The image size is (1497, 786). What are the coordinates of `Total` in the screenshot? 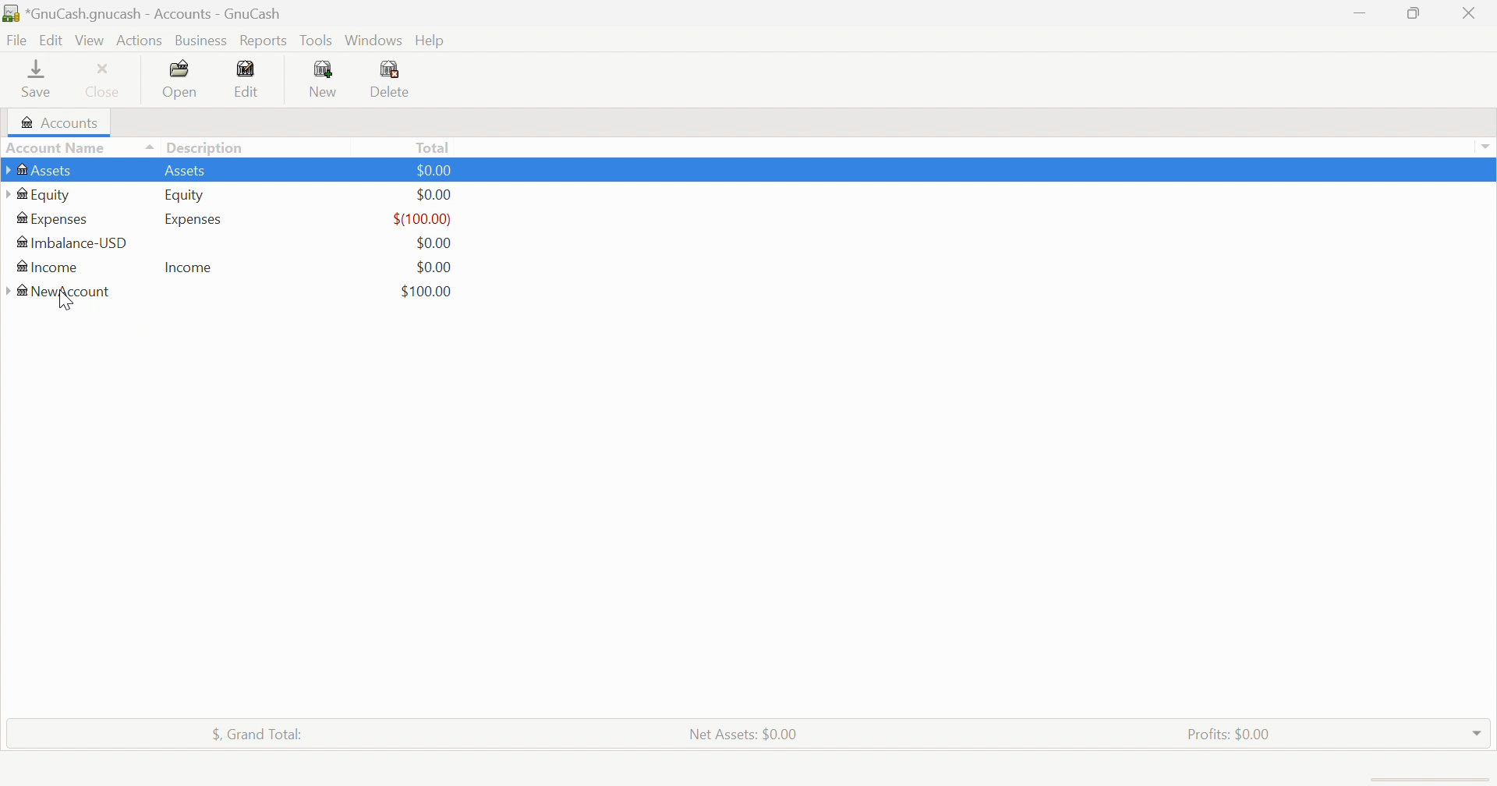 It's located at (434, 147).